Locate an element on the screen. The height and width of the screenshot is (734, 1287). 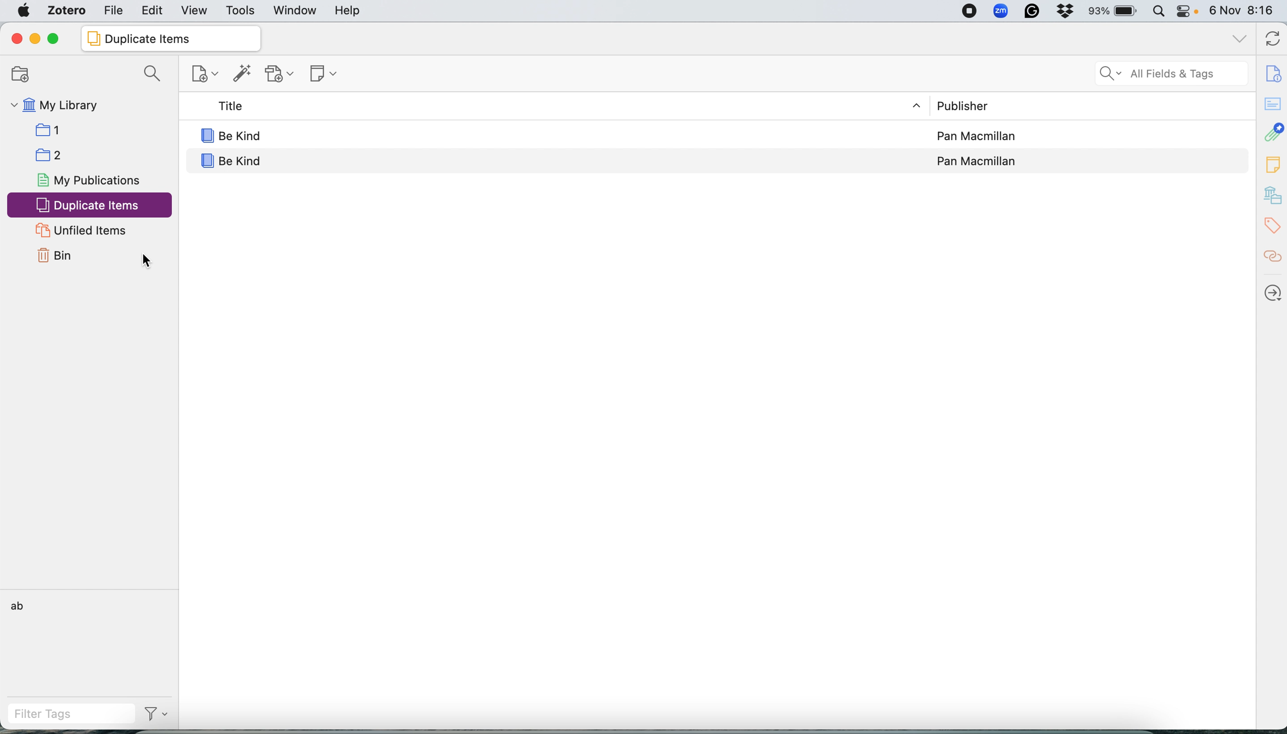
Be Kind is located at coordinates (541, 135).